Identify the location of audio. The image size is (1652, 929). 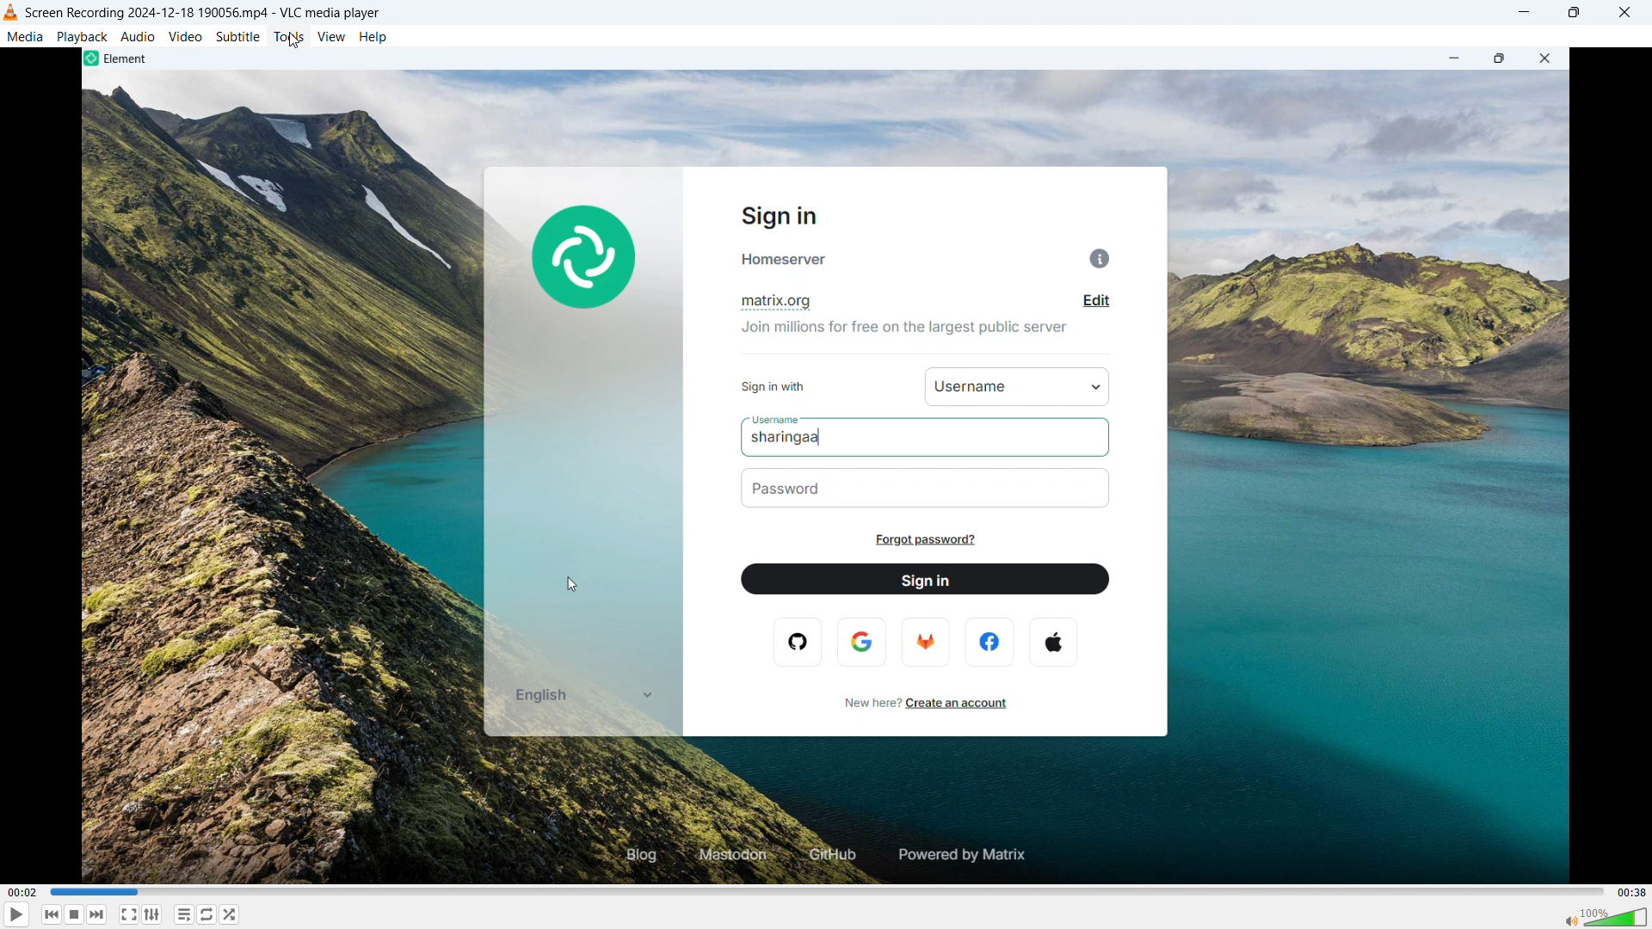
(138, 37).